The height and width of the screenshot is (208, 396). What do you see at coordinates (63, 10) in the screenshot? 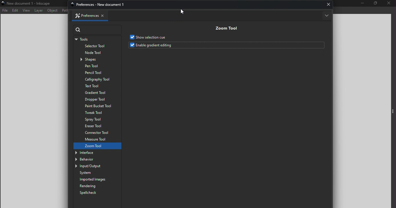
I see `Path` at bounding box center [63, 10].